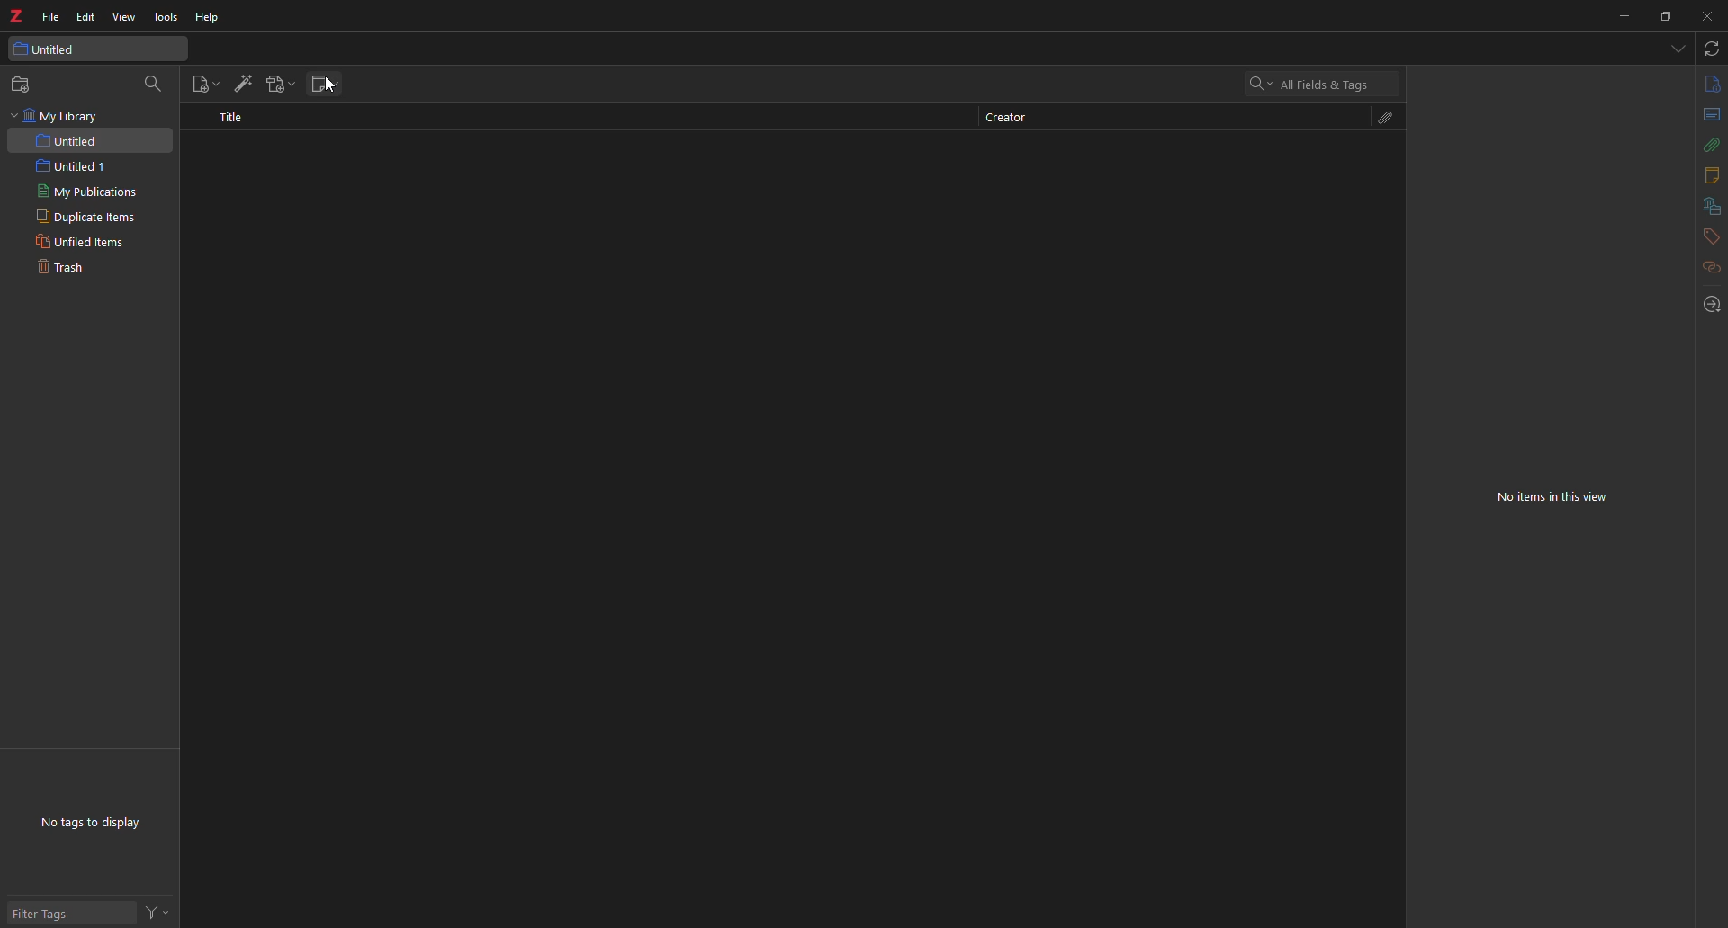 This screenshot has width=1728, height=928. What do you see at coordinates (1617, 18) in the screenshot?
I see `minimize` at bounding box center [1617, 18].